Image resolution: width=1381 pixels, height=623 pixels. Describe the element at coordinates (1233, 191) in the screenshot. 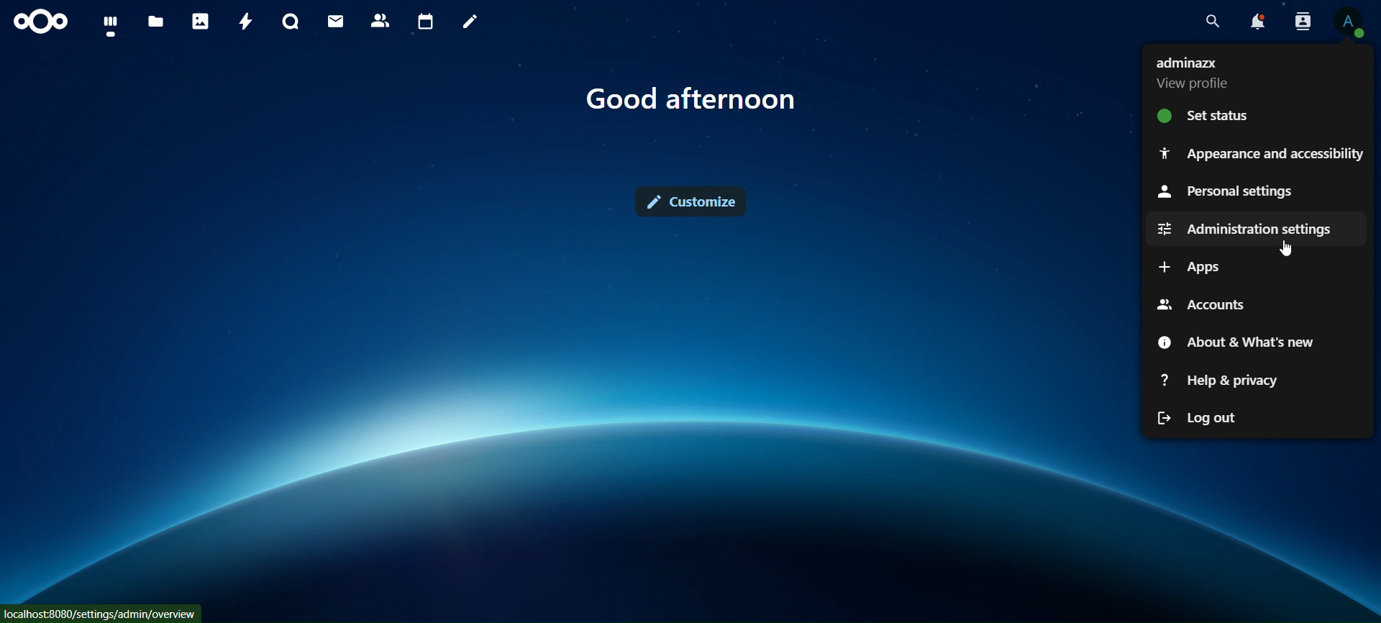

I see `personalsettings` at that location.